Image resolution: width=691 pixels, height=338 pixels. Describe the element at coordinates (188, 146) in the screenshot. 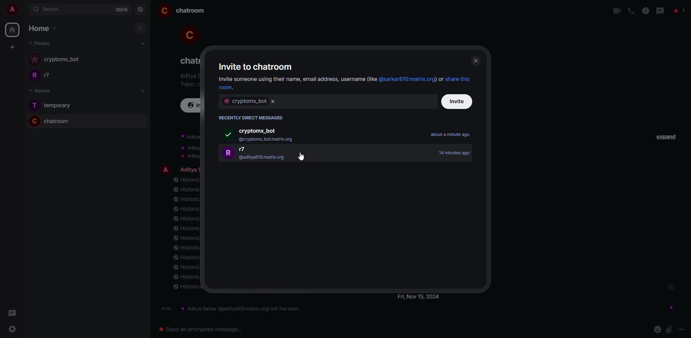

I see `info` at that location.